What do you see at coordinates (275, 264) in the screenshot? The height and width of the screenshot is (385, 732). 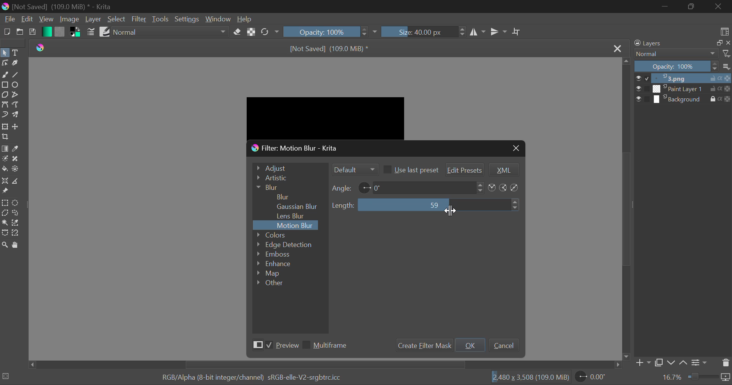 I see `Enhance` at bounding box center [275, 264].